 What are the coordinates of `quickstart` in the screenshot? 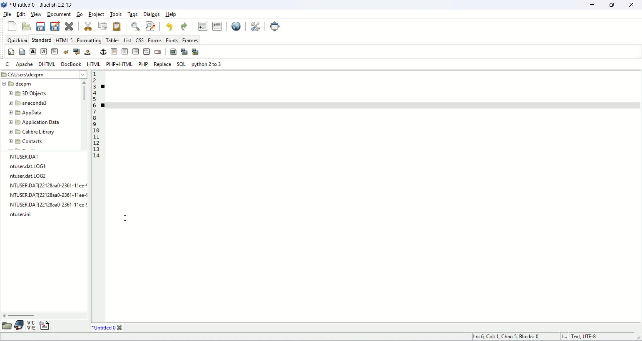 It's located at (11, 52).